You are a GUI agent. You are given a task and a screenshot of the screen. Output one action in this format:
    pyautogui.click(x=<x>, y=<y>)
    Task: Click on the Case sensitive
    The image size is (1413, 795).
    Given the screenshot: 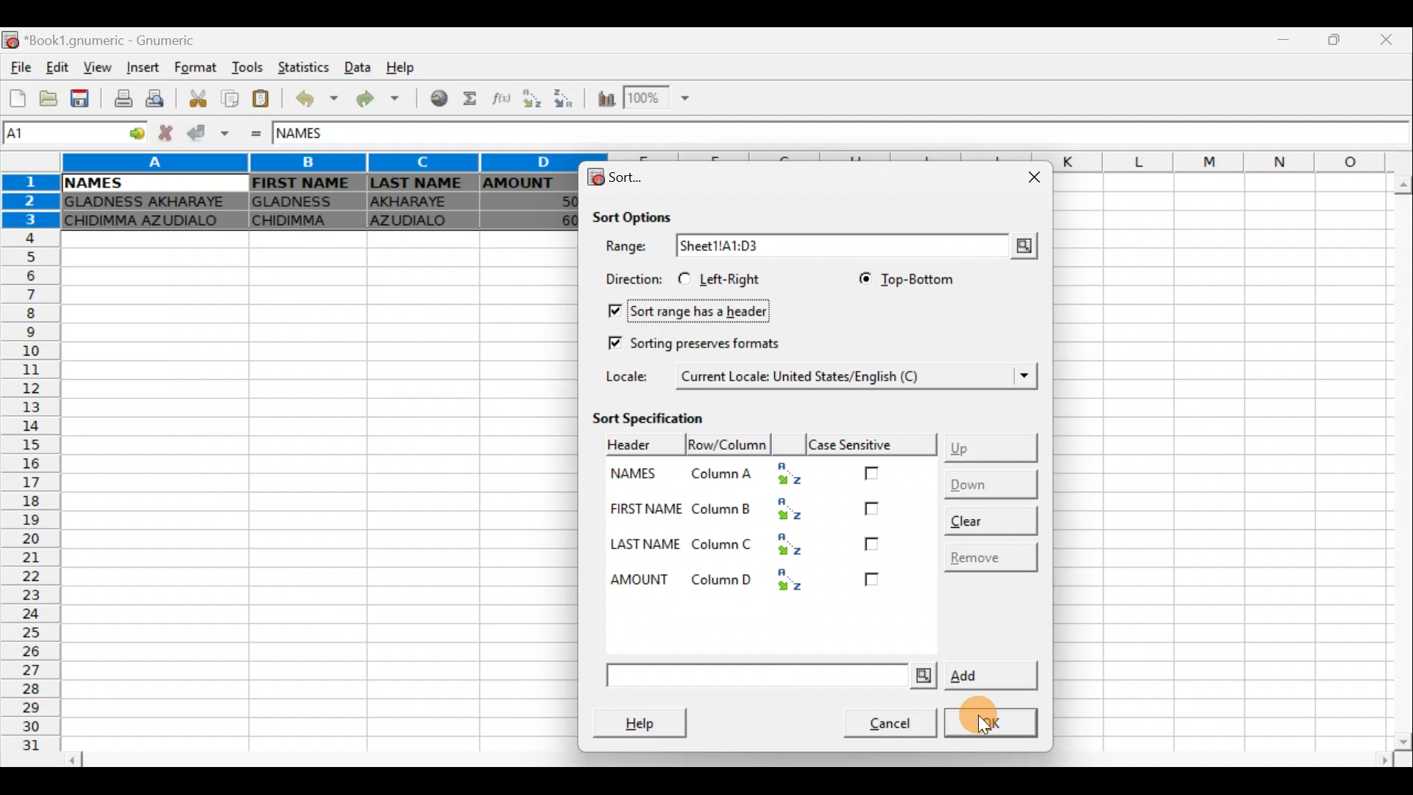 What is the action you would take?
    pyautogui.click(x=874, y=445)
    